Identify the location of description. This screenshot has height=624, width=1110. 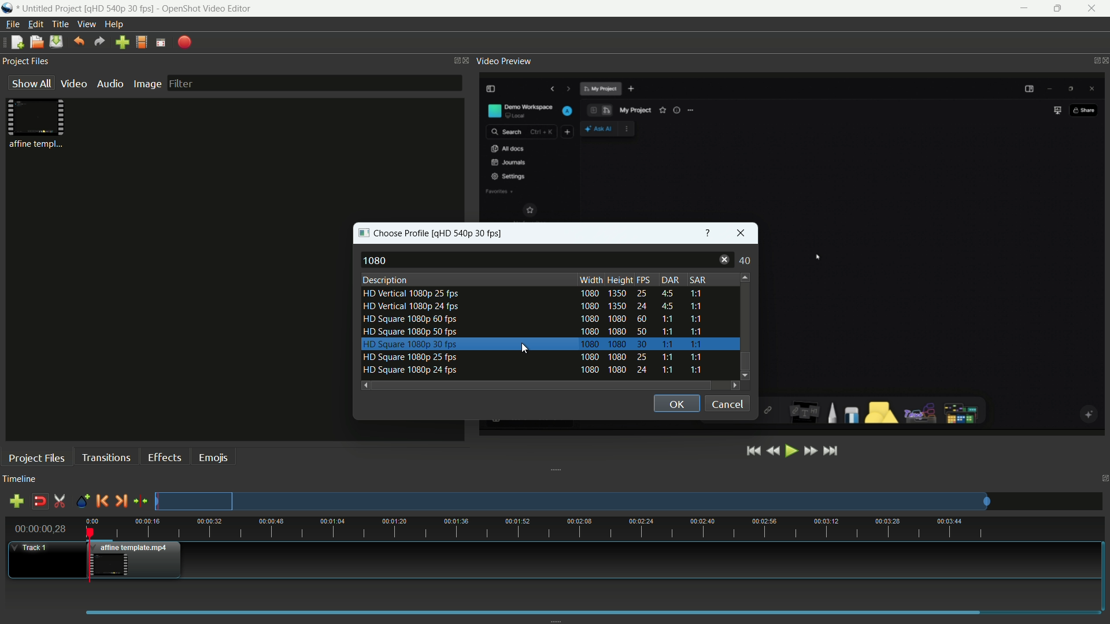
(386, 280).